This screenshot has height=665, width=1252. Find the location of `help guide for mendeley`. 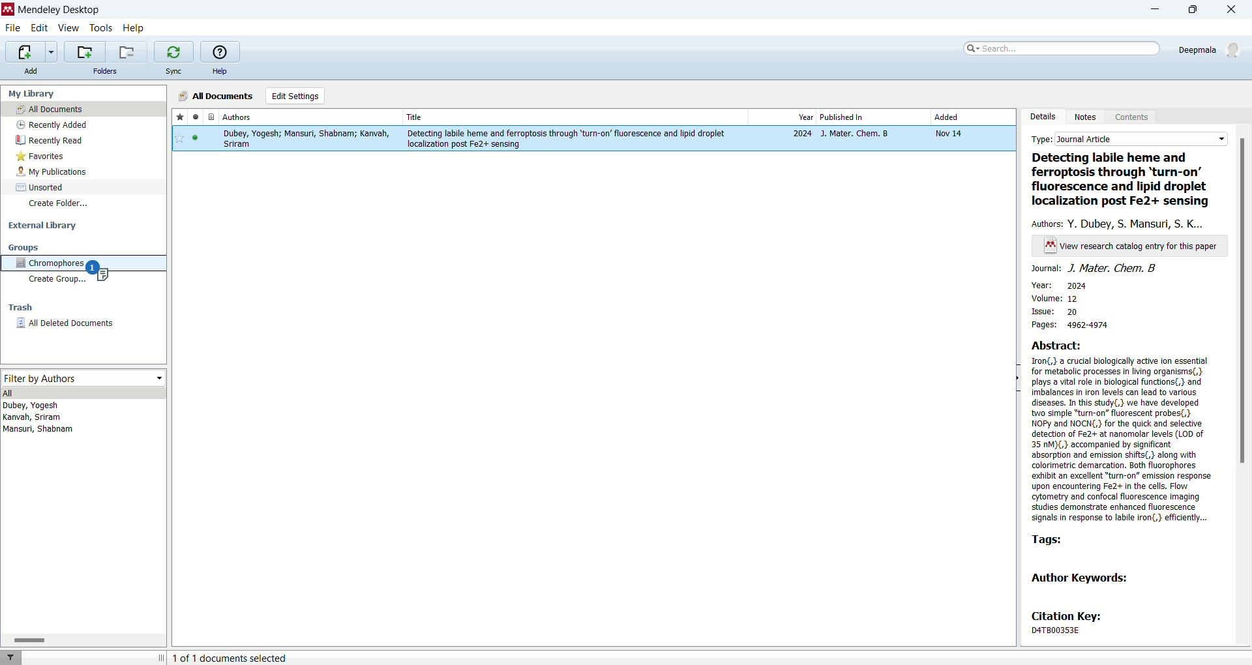

help guide for mendeley is located at coordinates (219, 52).